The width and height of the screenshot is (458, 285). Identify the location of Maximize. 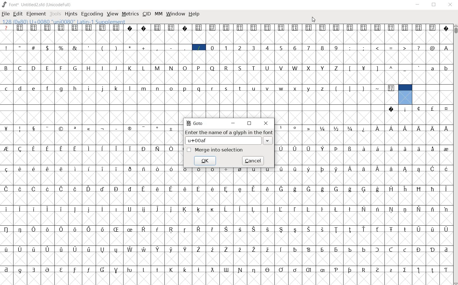
(435, 6).